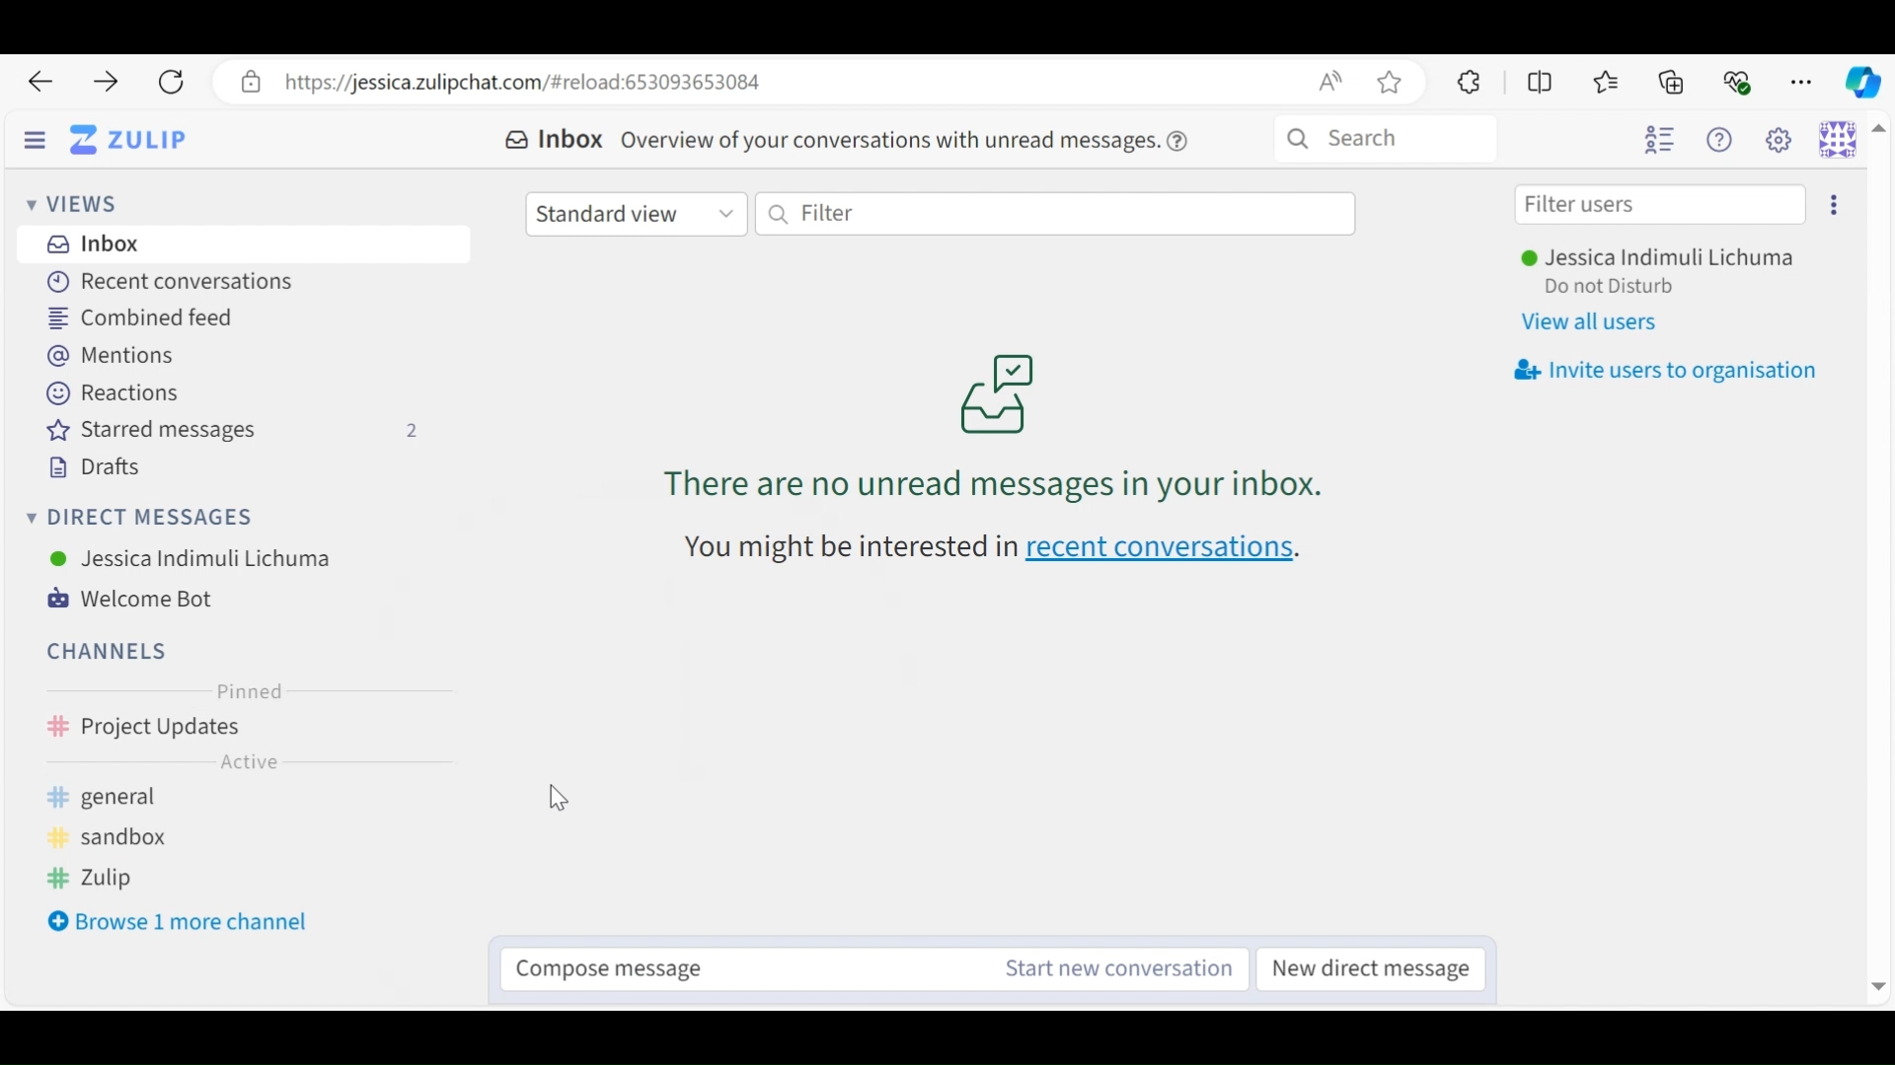 The image size is (1895, 1065). Describe the element at coordinates (93, 244) in the screenshot. I see `Inbox` at that location.